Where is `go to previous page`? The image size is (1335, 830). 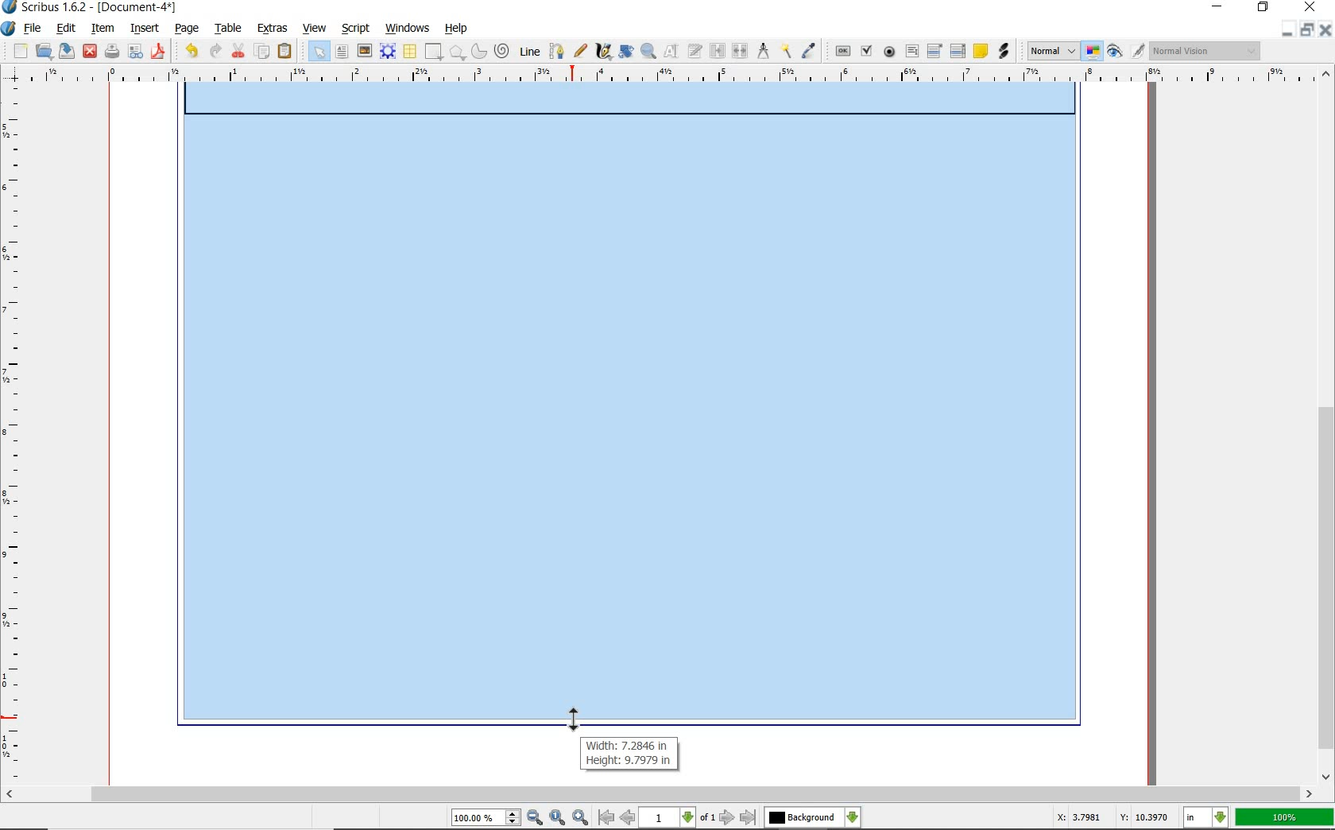
go to previous page is located at coordinates (629, 818).